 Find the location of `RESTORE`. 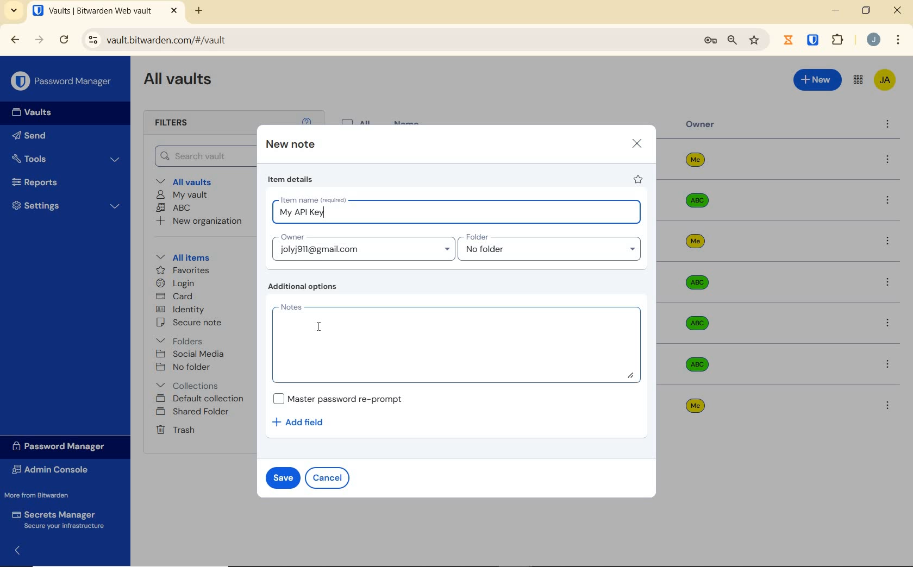

RESTORE is located at coordinates (866, 12).